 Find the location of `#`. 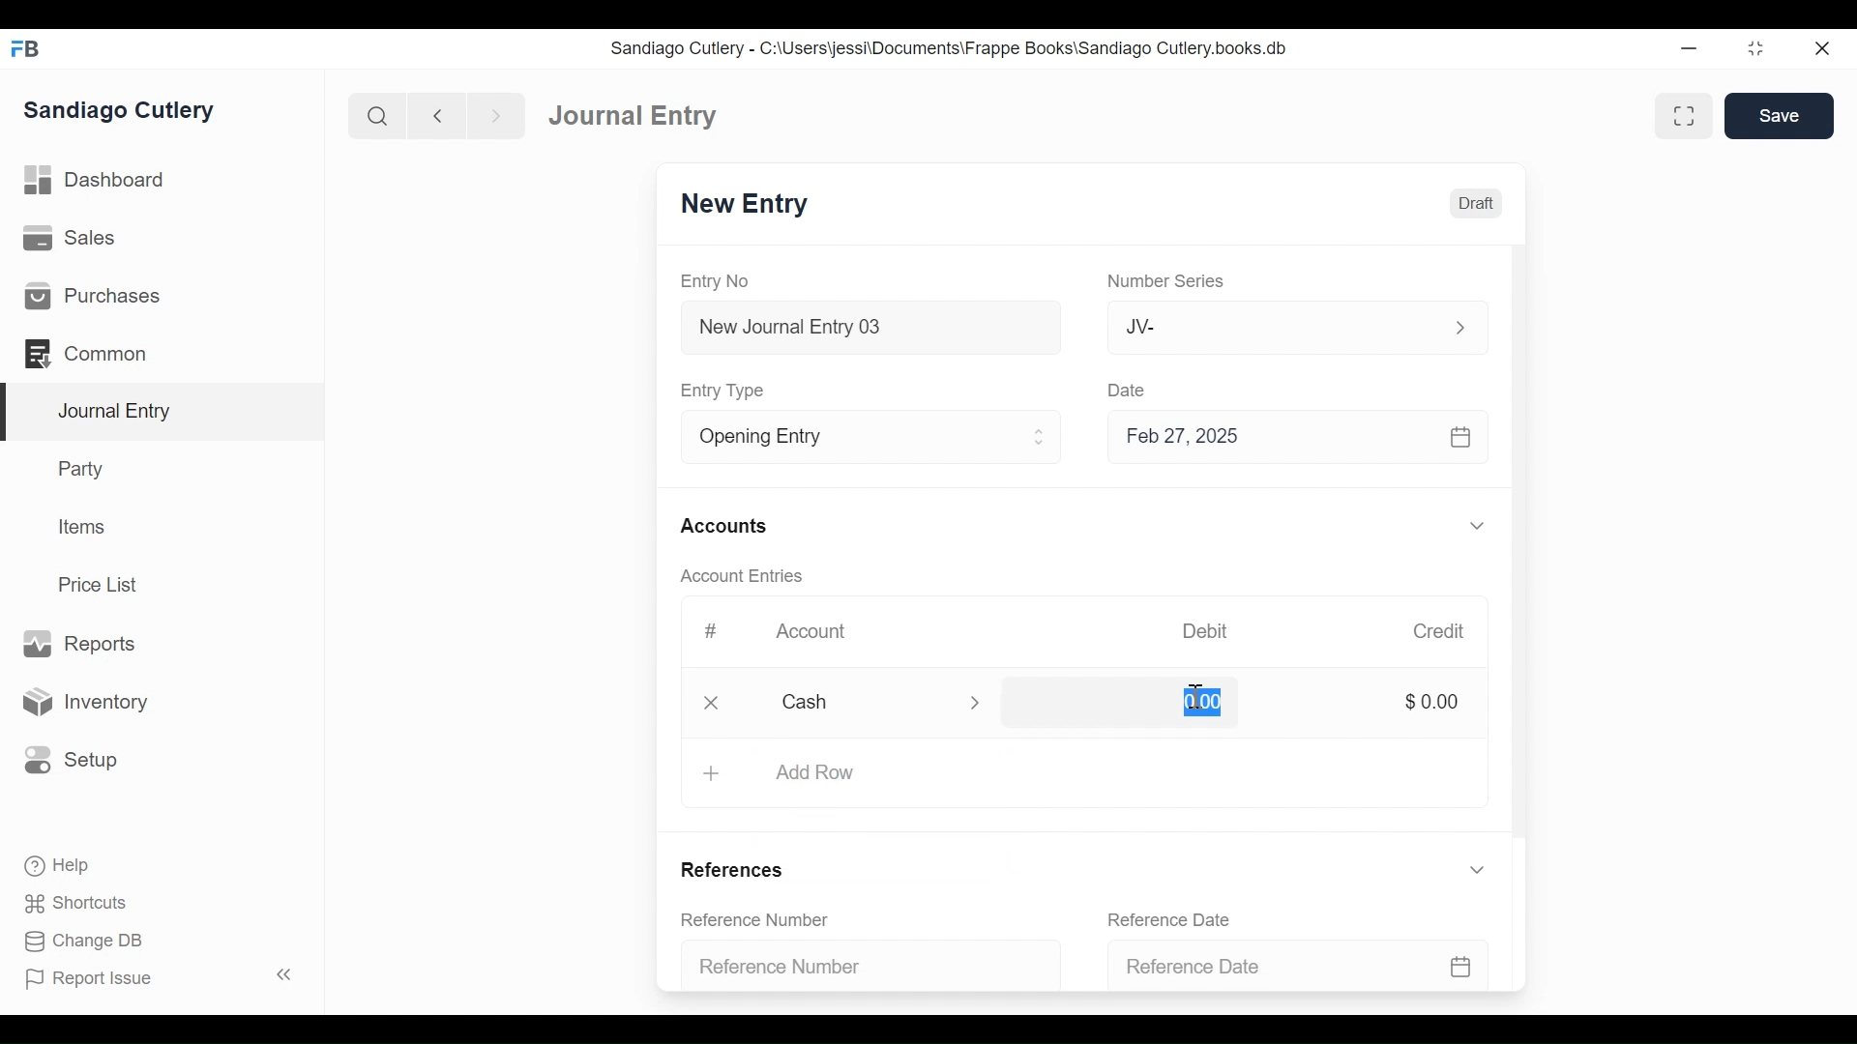

# is located at coordinates (712, 630).